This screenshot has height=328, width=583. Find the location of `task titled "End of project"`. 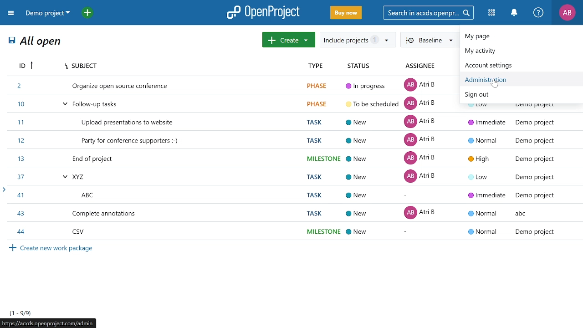

task titled "End of project" is located at coordinates (292, 159).